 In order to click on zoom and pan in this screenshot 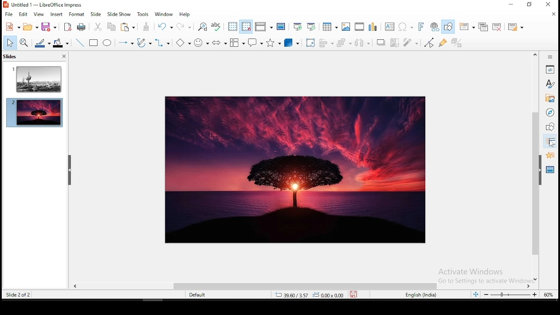, I will do `click(26, 43)`.